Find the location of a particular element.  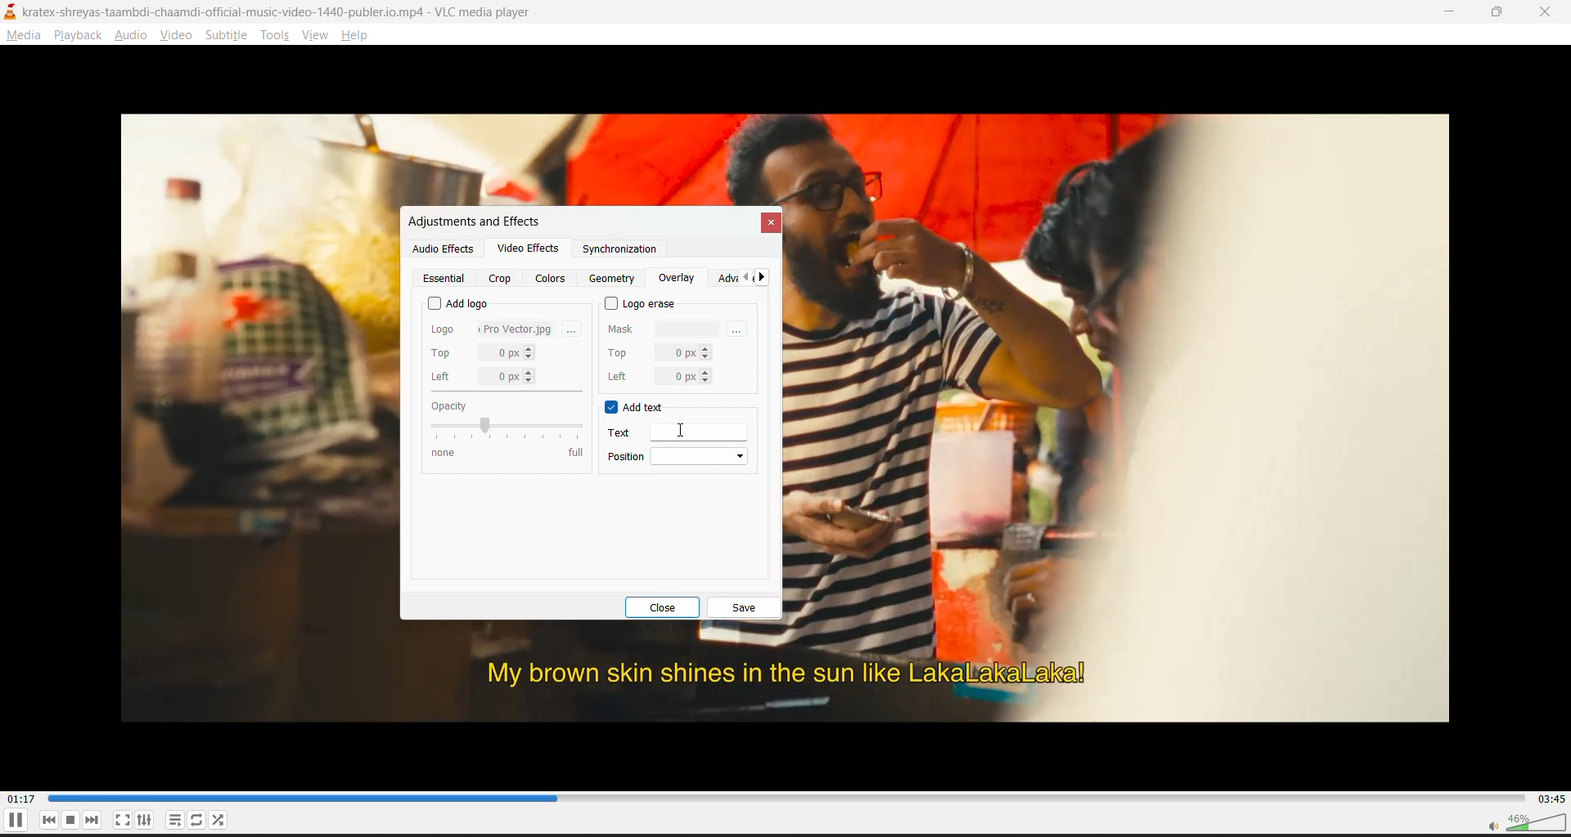

close tab is located at coordinates (769, 223).